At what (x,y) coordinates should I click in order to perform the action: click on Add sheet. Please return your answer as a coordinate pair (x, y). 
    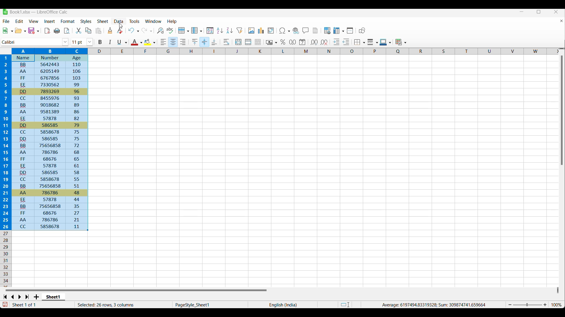
    Looking at the image, I should click on (36, 297).